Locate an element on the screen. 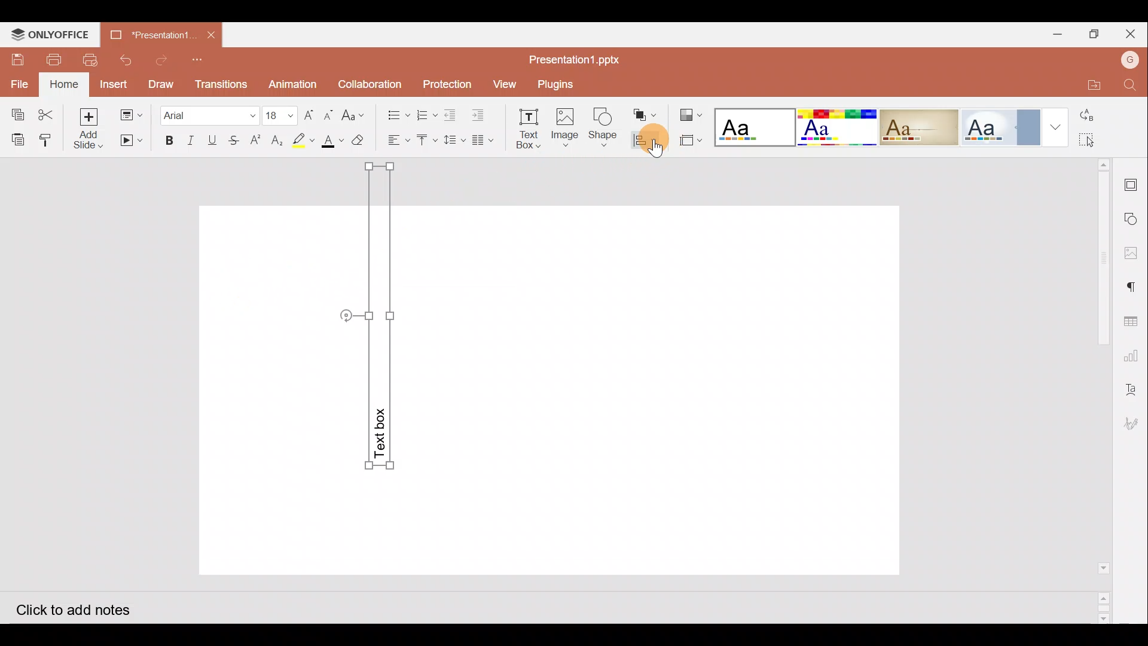  Font size is located at coordinates (281, 115).